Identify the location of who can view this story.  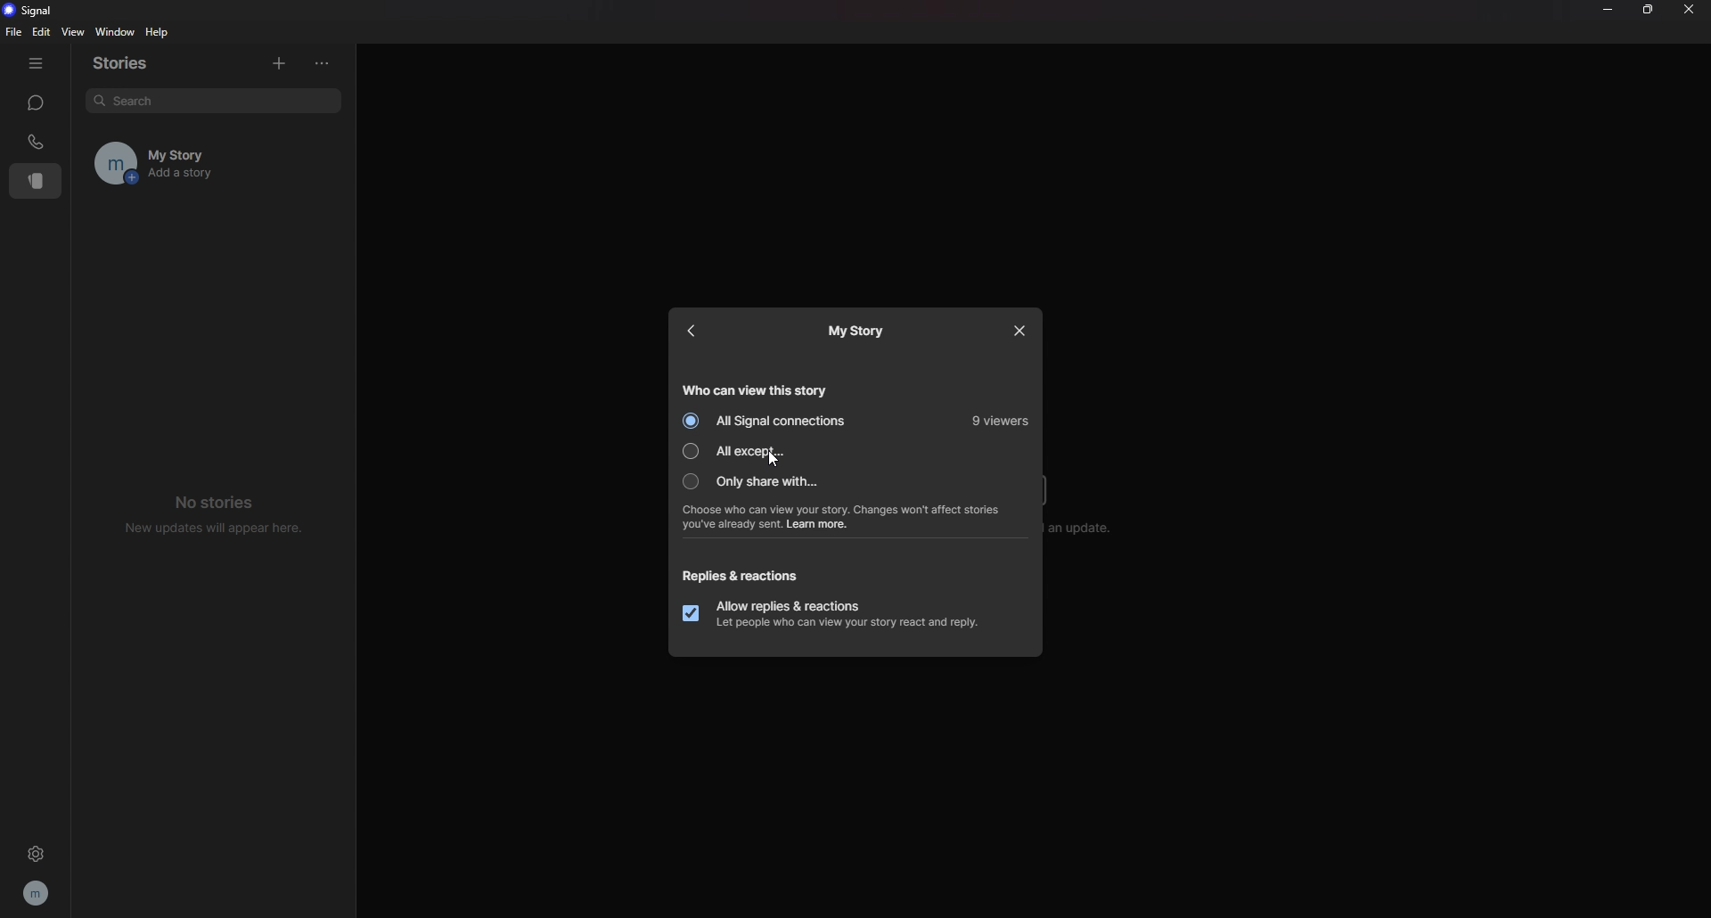
(760, 389).